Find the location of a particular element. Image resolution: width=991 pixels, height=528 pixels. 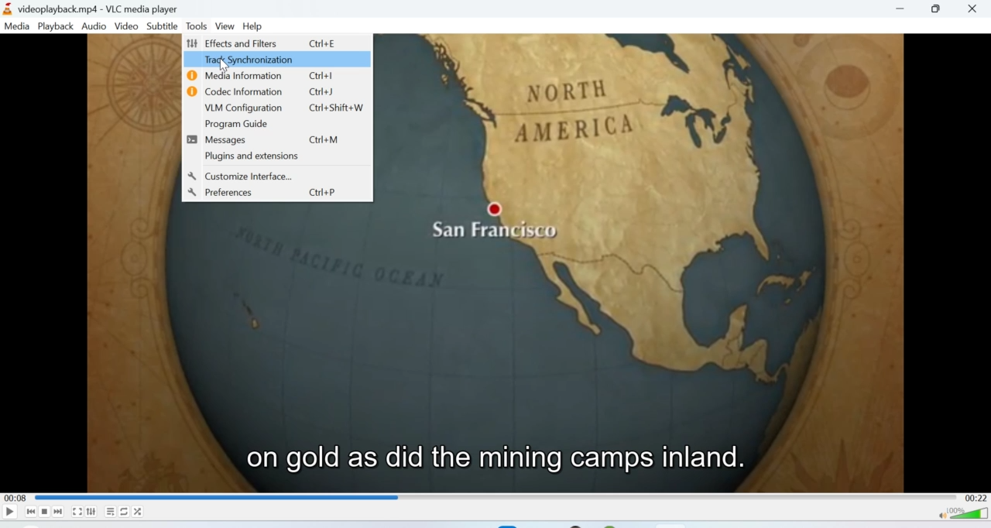

Video is located at coordinates (127, 26).